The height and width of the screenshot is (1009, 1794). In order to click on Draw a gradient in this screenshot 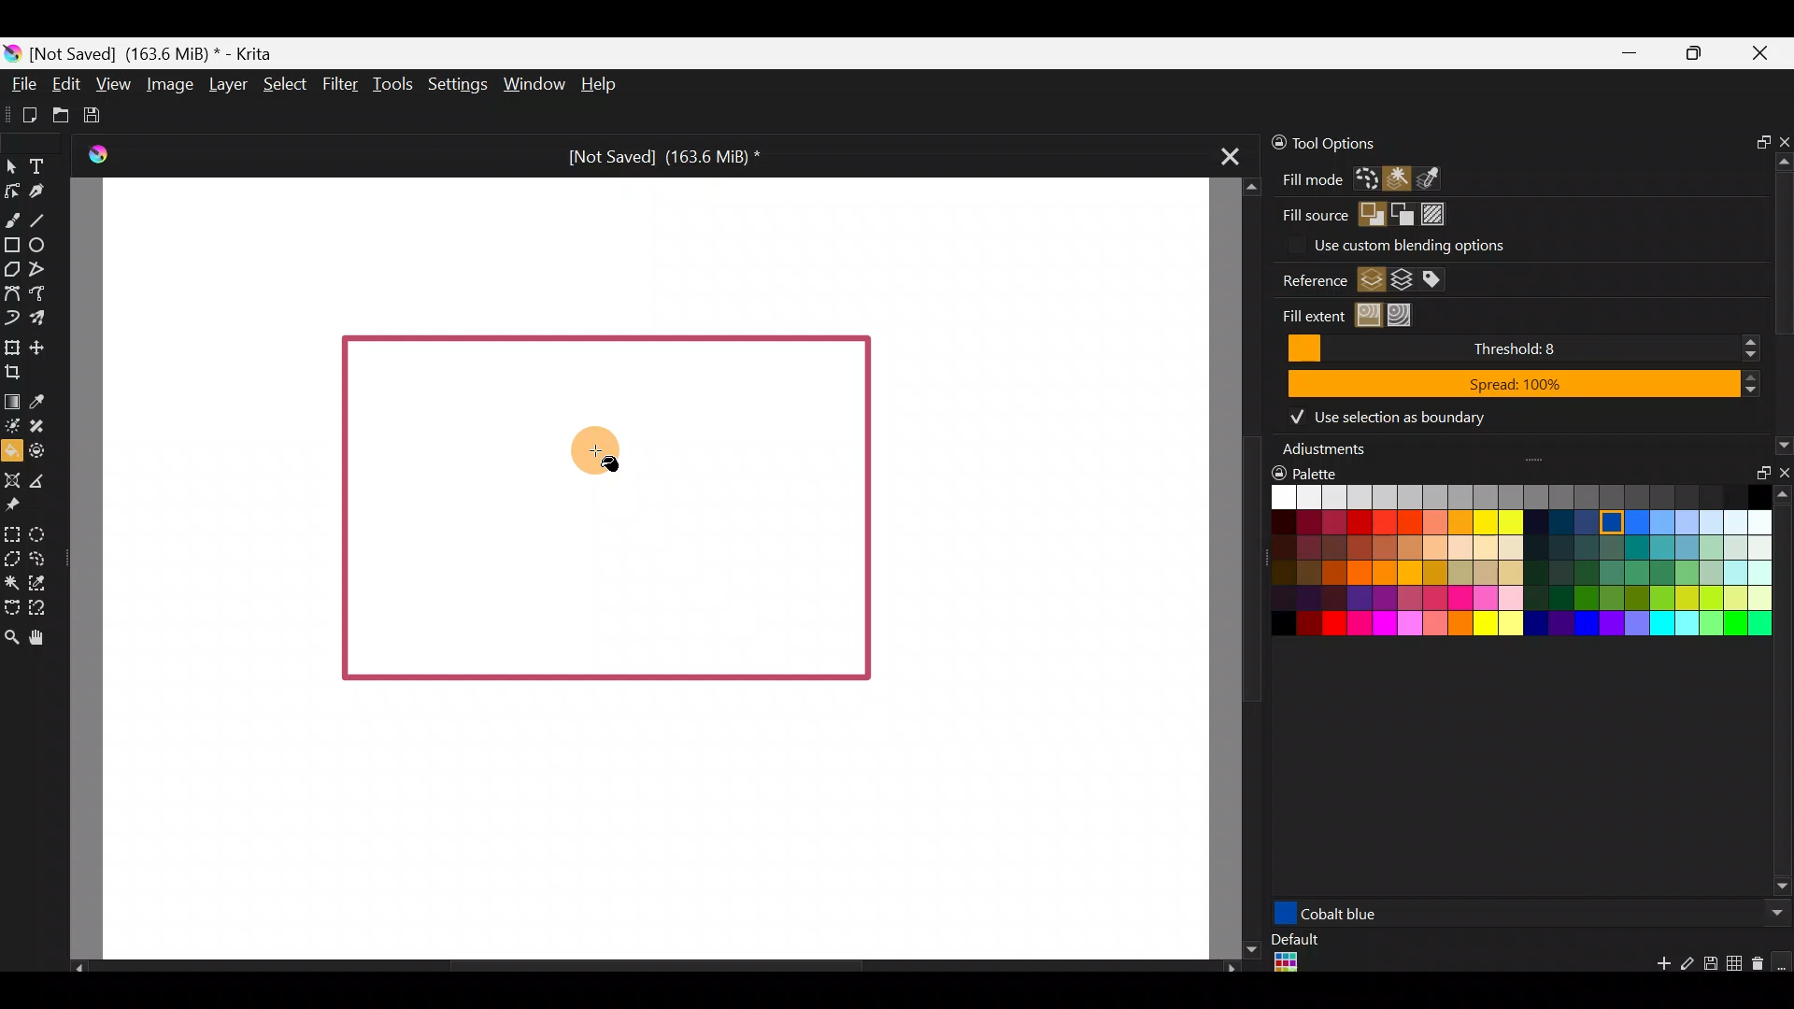, I will do `click(12, 402)`.